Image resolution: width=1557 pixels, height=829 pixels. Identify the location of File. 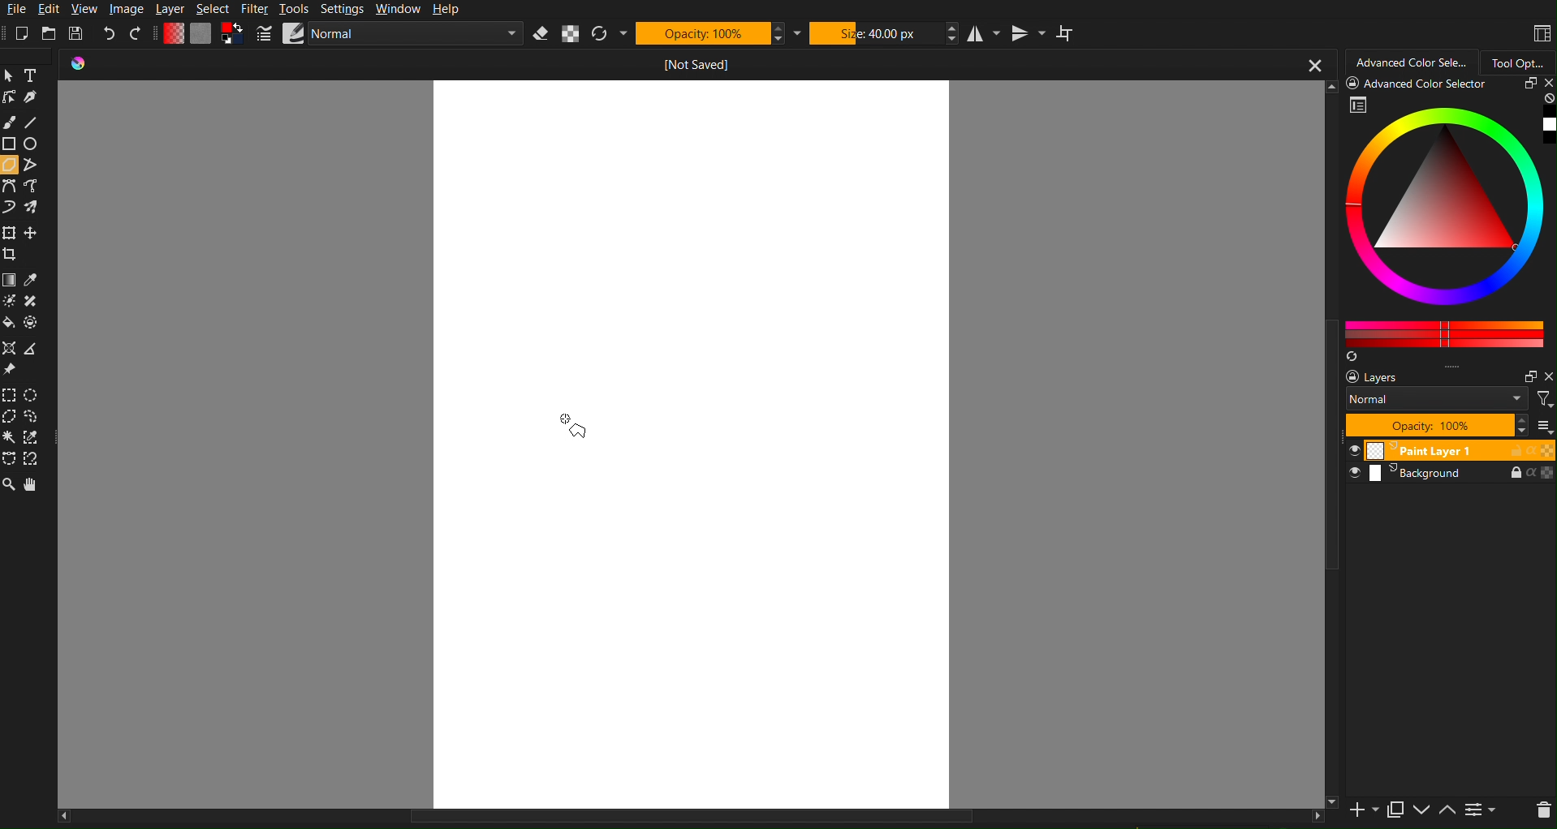
(15, 10).